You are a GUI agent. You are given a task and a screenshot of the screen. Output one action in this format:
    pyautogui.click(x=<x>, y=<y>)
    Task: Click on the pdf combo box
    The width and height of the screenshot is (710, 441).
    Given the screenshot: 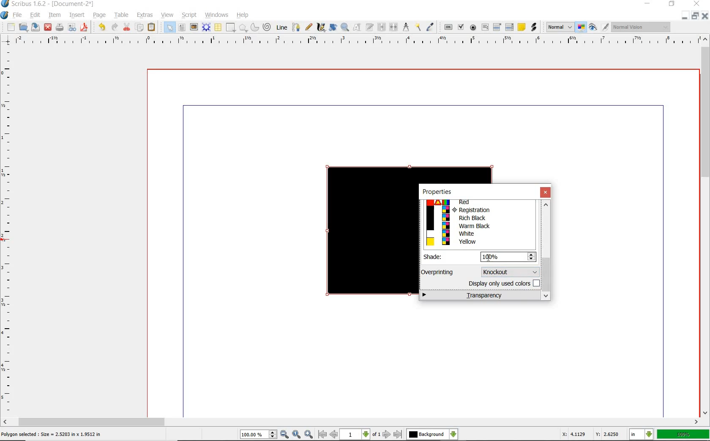 What is the action you would take?
    pyautogui.click(x=497, y=27)
    